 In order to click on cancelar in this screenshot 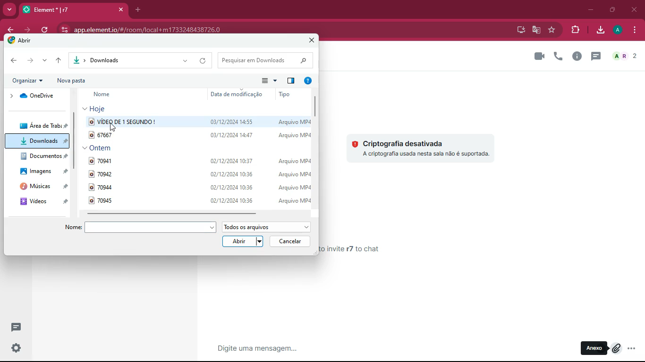, I will do `click(290, 240)`.